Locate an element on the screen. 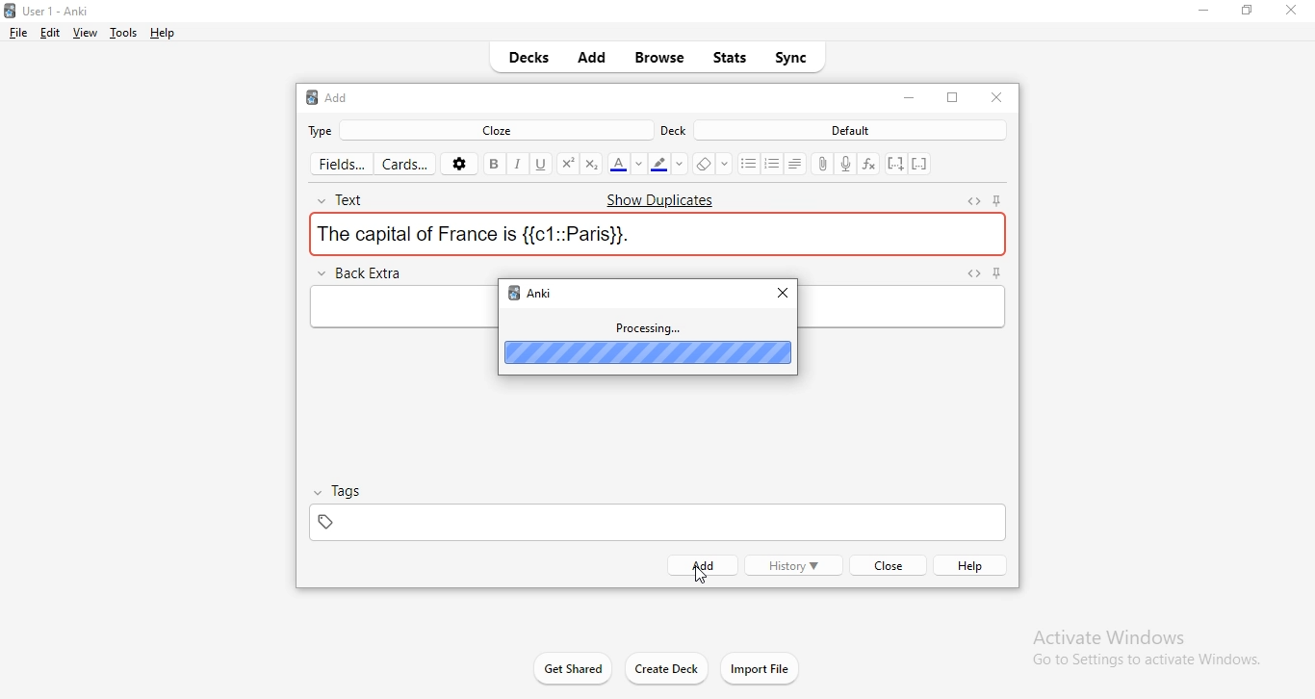 This screenshot has height=699, width=1315. type is located at coordinates (324, 130).